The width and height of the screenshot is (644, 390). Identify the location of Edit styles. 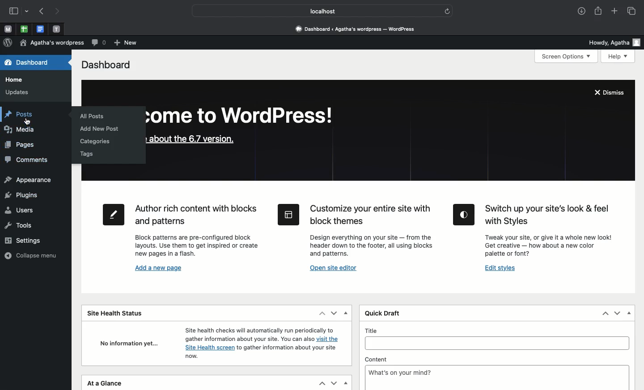
(500, 269).